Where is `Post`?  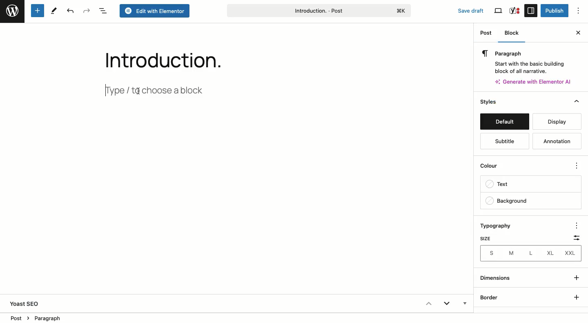
Post is located at coordinates (487, 34).